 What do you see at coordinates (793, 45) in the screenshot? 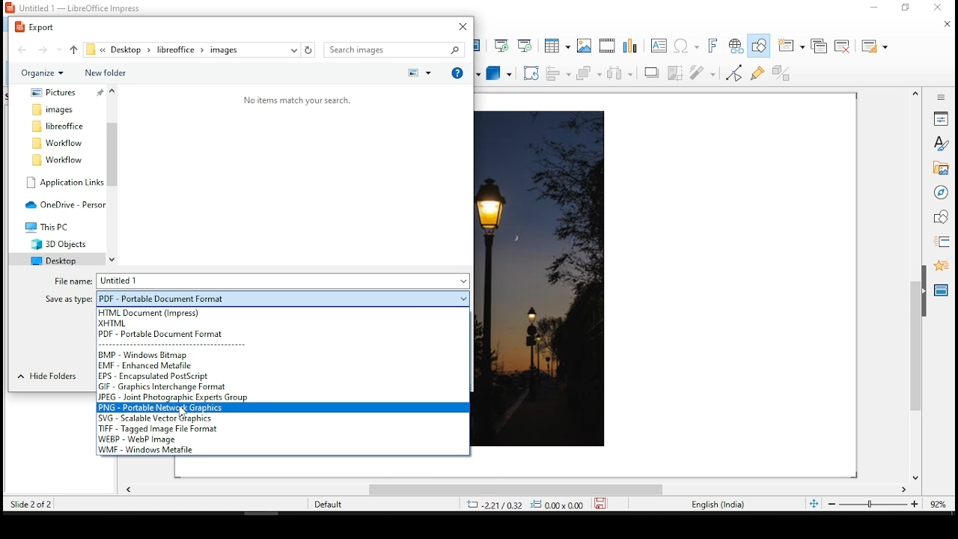
I see `new slide` at bounding box center [793, 45].